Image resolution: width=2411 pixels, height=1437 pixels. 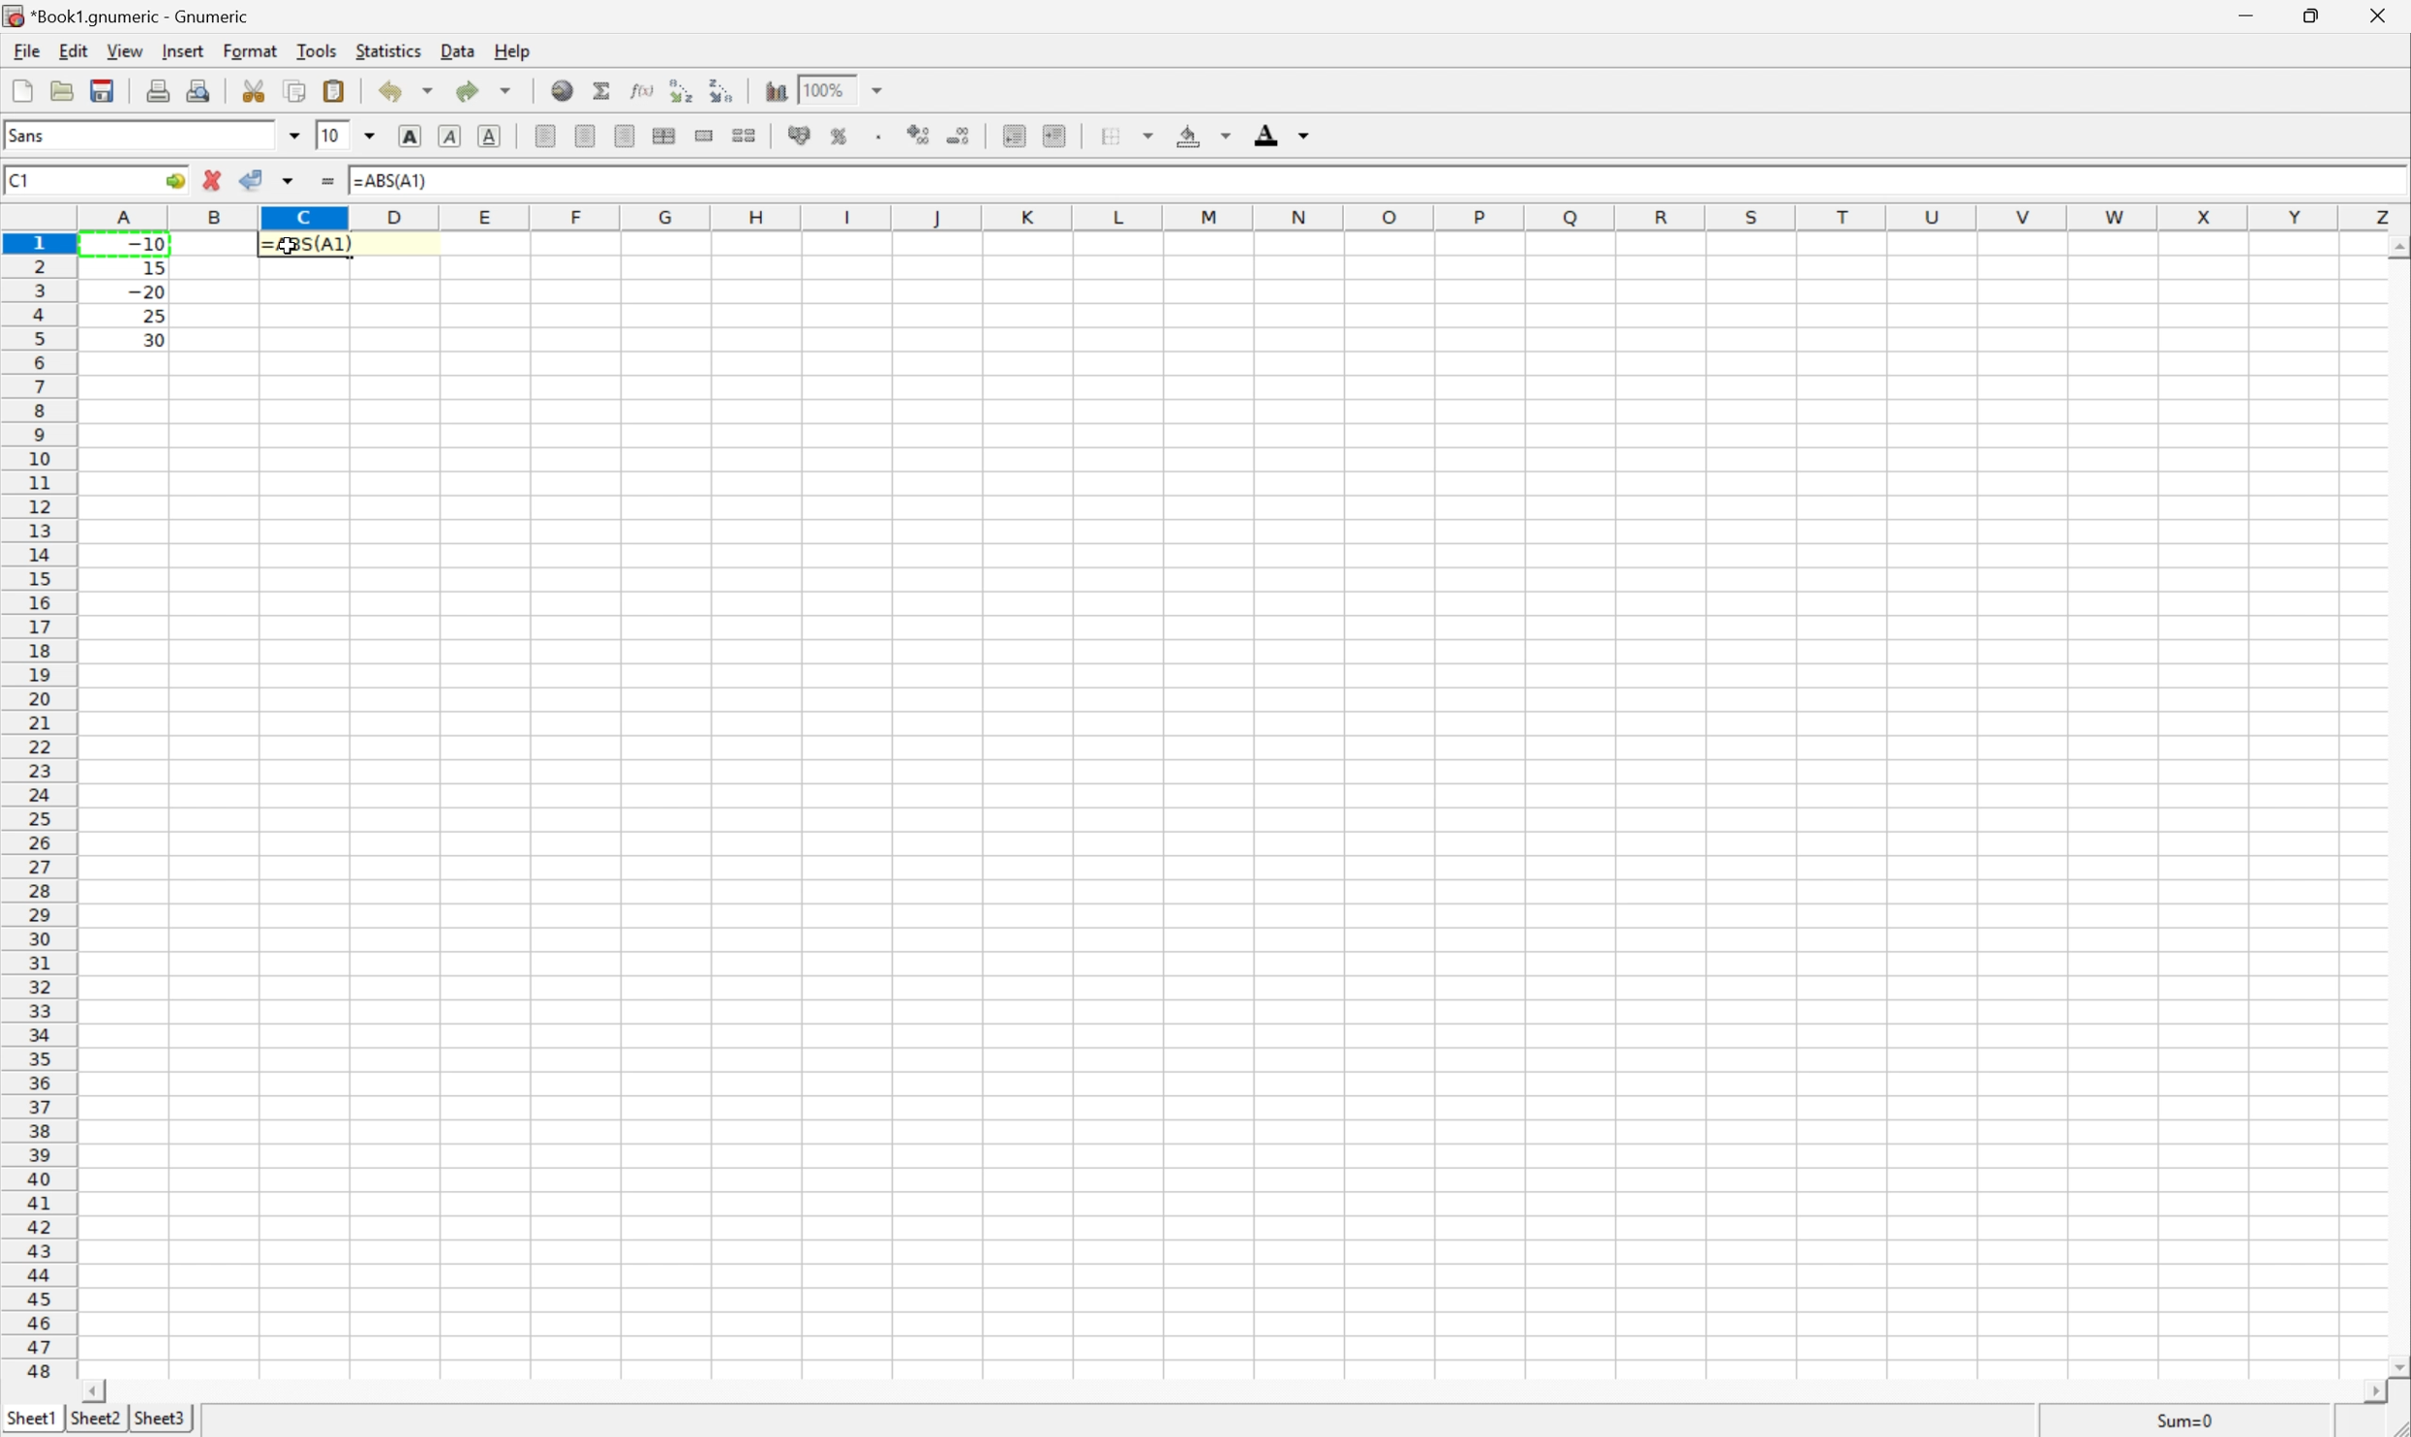 I want to click on Drop Down, so click(x=882, y=88).